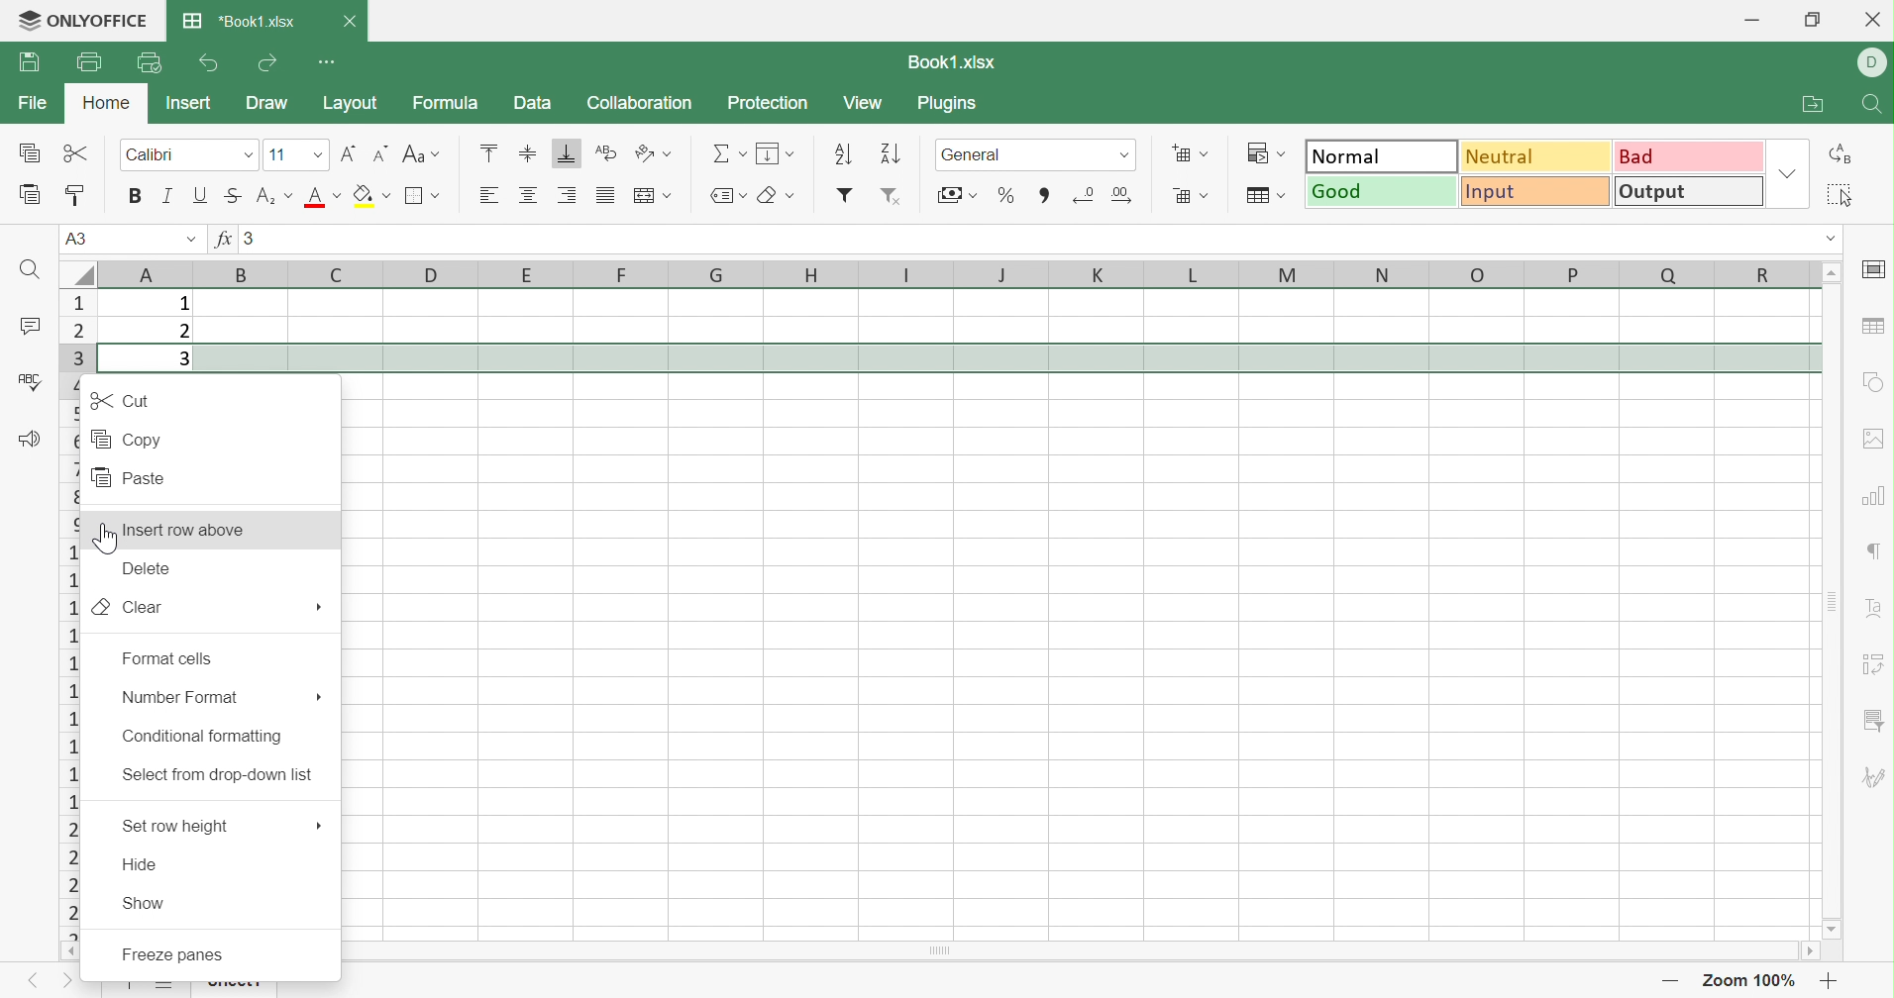 Image resolution: width=1894 pixels, height=998 pixels. Describe the element at coordinates (1874, 662) in the screenshot. I see `Pivot Table settings` at that location.